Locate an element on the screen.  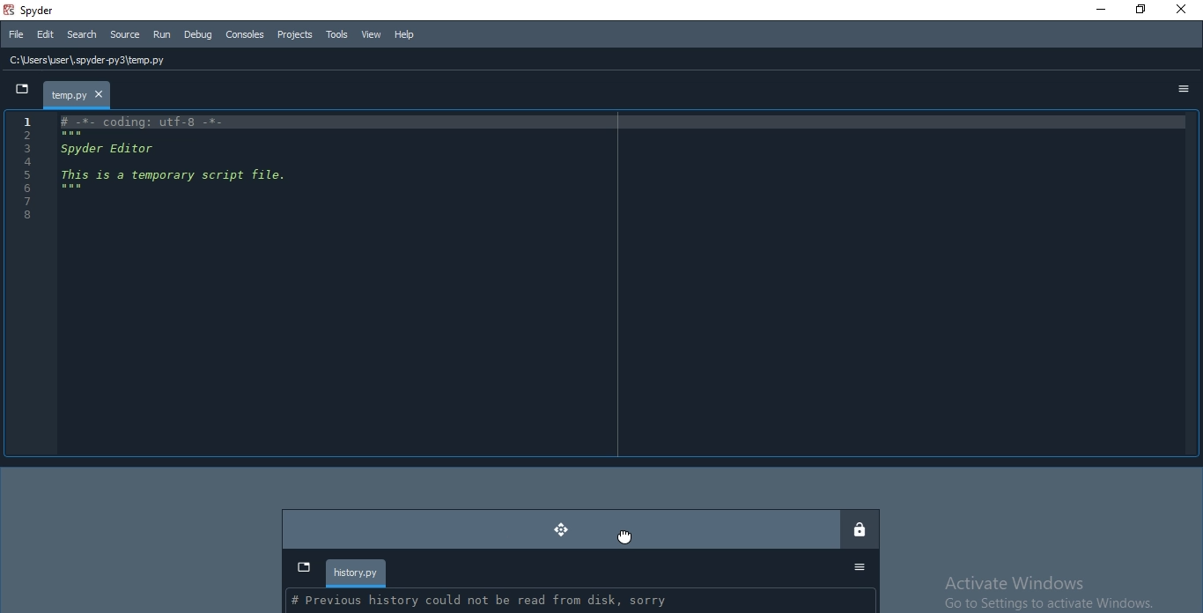
Tools is located at coordinates (337, 33).